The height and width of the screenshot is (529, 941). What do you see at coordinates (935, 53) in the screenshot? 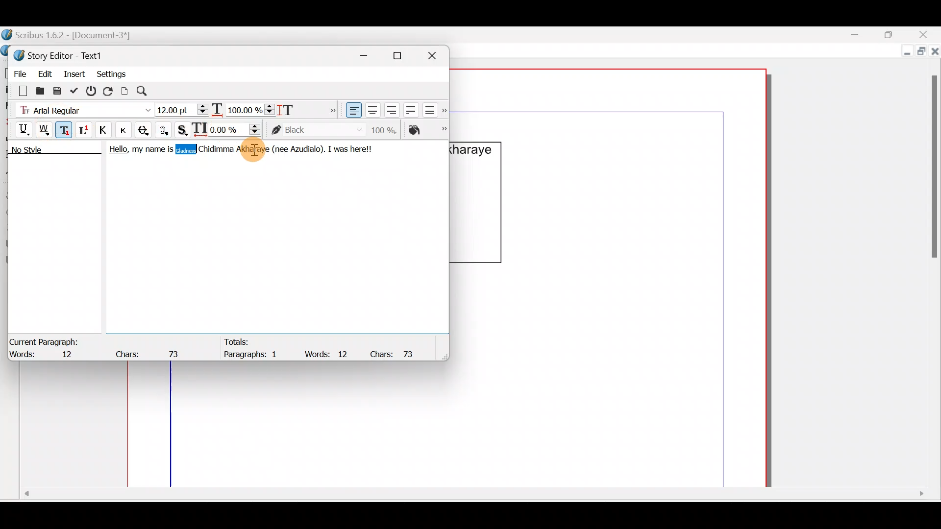
I see `Close` at bounding box center [935, 53].